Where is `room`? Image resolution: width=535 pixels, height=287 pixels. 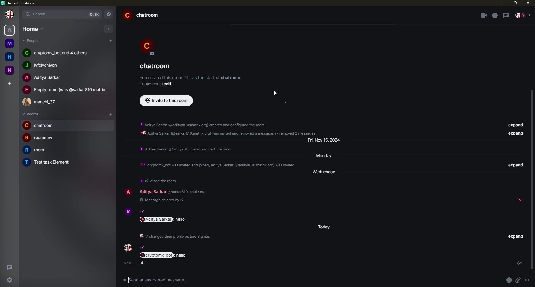 room is located at coordinates (143, 15).